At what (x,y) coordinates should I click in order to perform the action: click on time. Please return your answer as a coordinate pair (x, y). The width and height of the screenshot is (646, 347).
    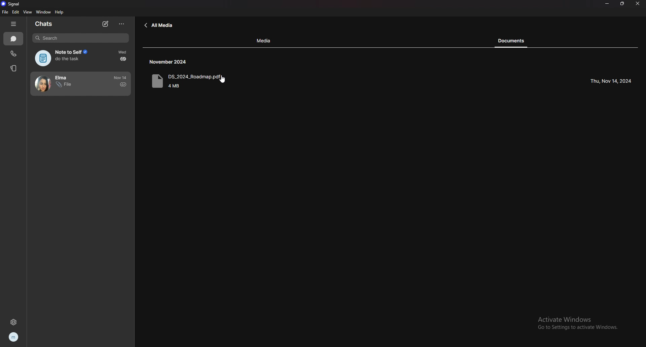
    Looking at the image, I should click on (611, 81).